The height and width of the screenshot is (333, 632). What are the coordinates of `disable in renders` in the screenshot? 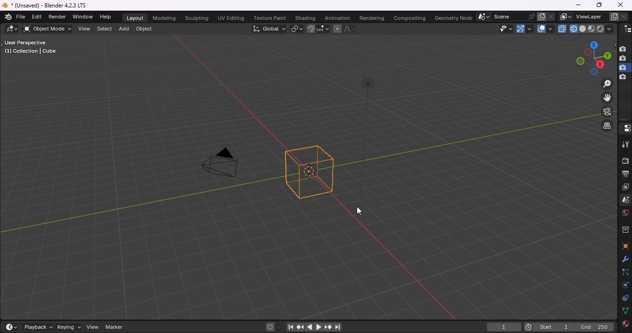 It's located at (624, 78).